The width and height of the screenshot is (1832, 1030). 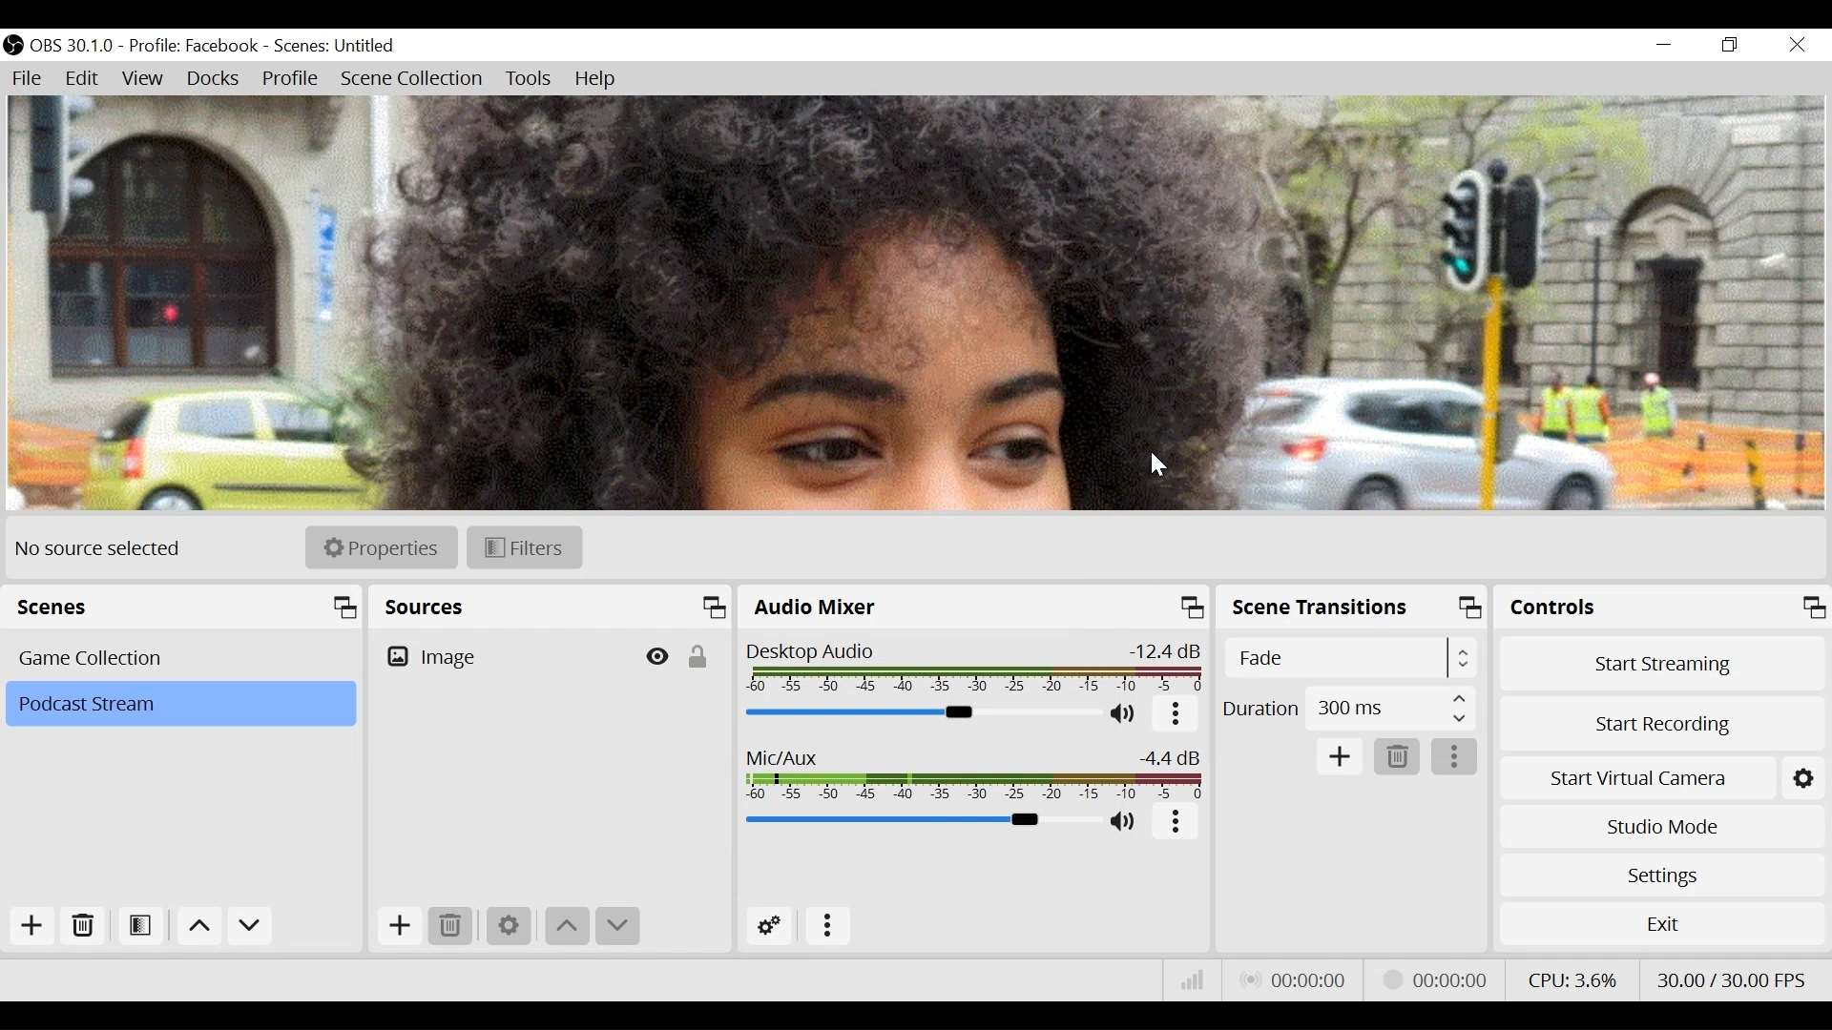 What do you see at coordinates (1664, 776) in the screenshot?
I see `Start Virtual Camera` at bounding box center [1664, 776].